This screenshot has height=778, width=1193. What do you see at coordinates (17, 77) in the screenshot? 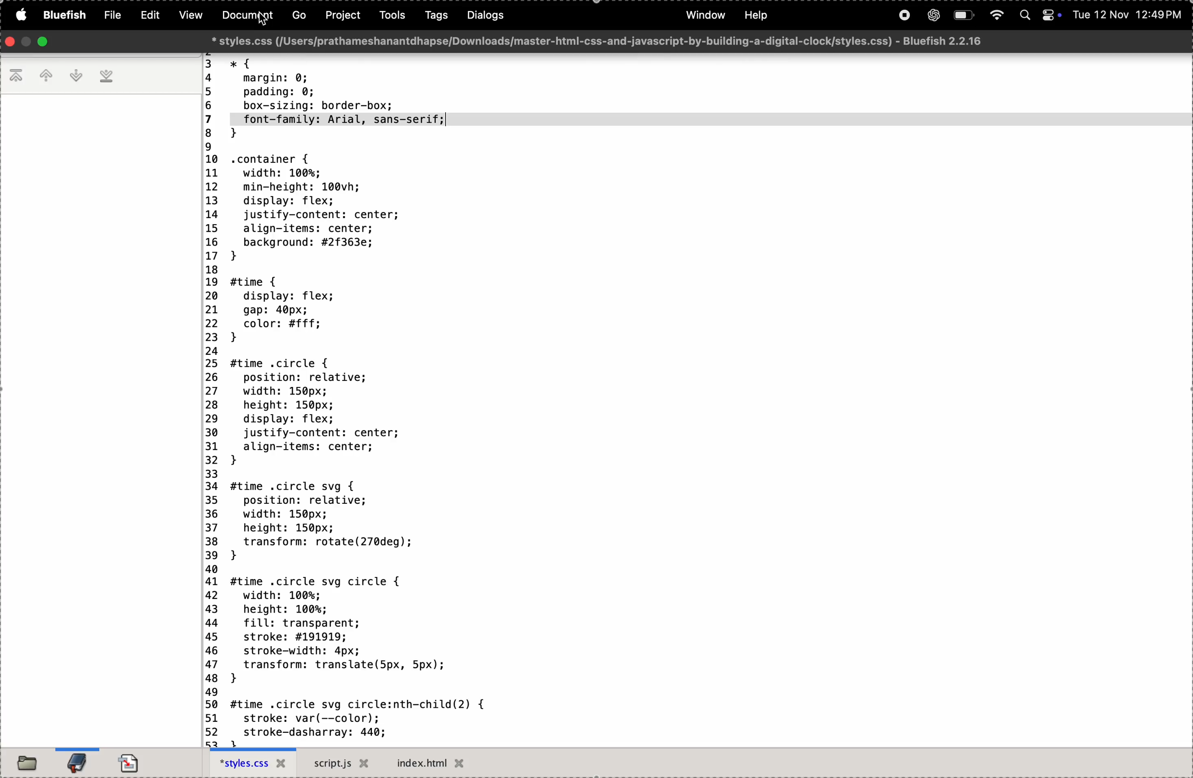
I see `first bokmaark` at bounding box center [17, 77].